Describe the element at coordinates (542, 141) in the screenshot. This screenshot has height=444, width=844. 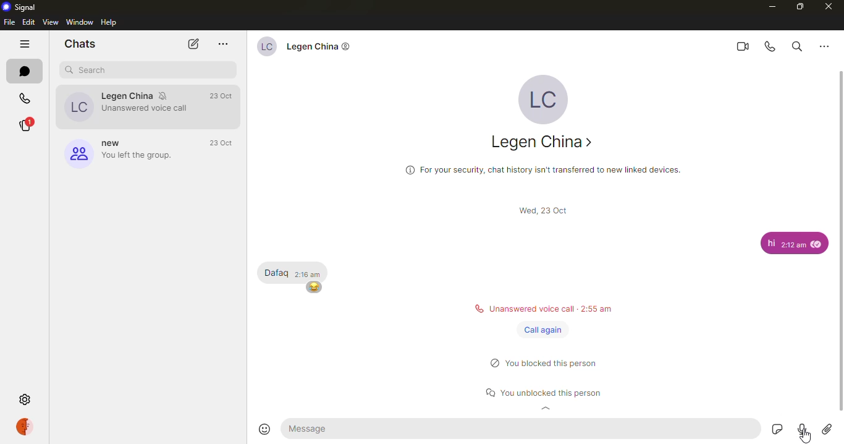
I see `contact` at that location.